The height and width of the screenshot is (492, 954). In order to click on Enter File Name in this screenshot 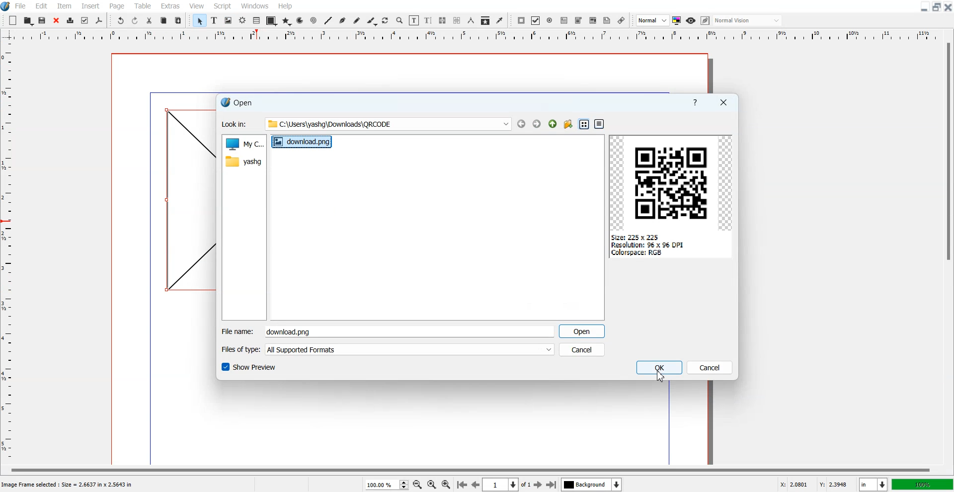, I will do `click(386, 331)`.